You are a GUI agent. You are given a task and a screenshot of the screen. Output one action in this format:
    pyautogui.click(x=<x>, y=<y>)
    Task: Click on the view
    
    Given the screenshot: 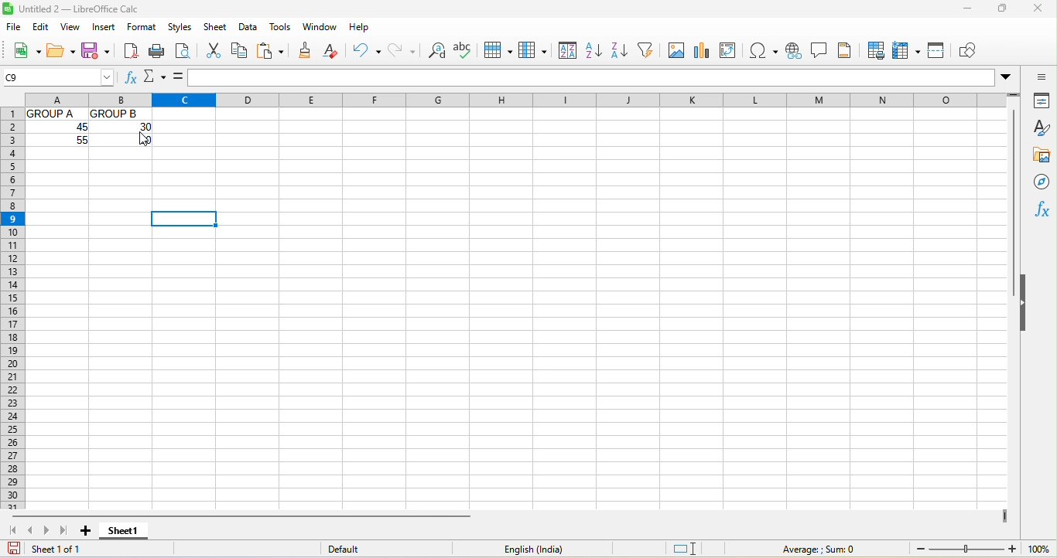 What is the action you would take?
    pyautogui.click(x=73, y=28)
    